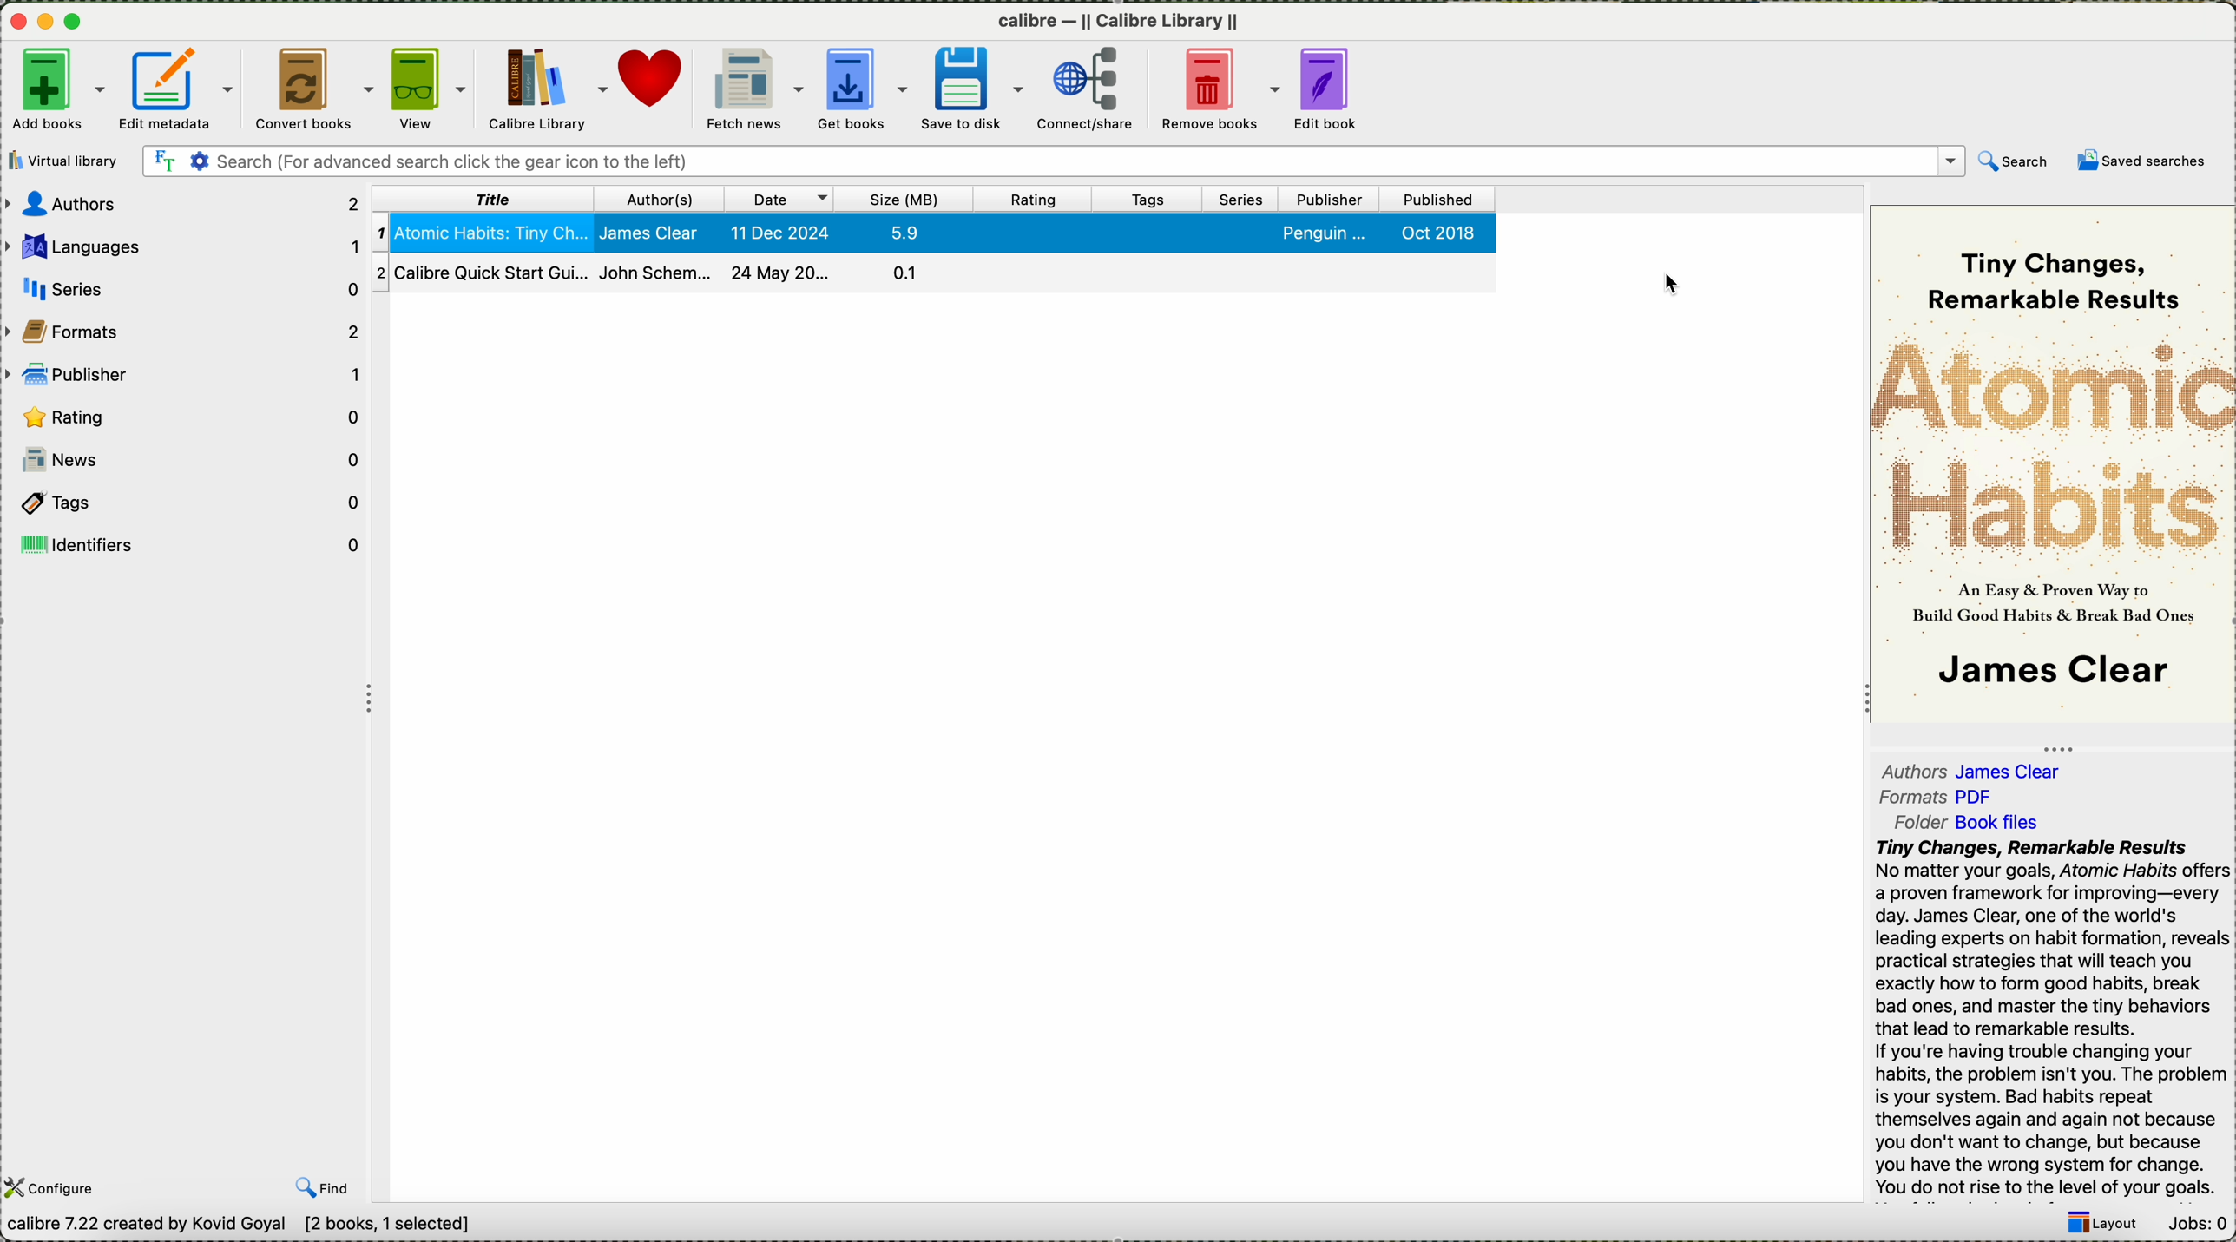 The width and height of the screenshot is (2236, 1242). I want to click on author(s), so click(662, 198).